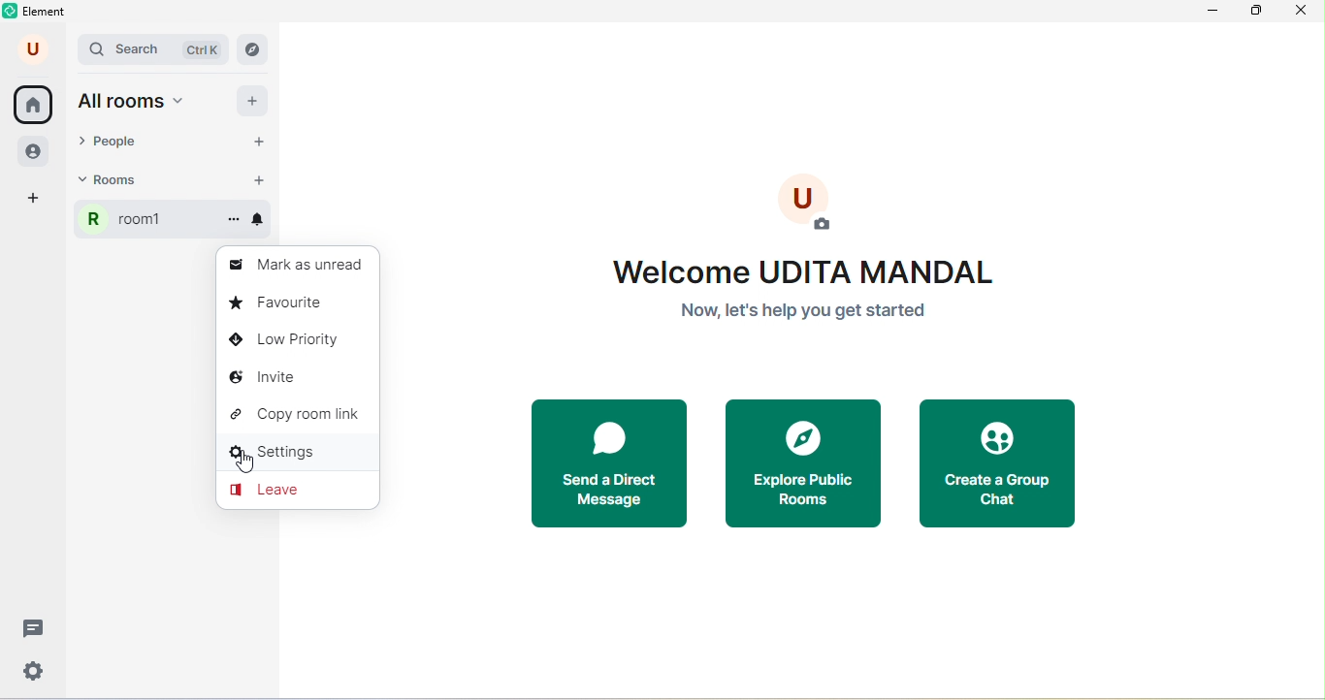 Image resolution: width=1325 pixels, height=700 pixels. What do you see at coordinates (258, 461) in the screenshot?
I see `cursor movement` at bounding box center [258, 461].